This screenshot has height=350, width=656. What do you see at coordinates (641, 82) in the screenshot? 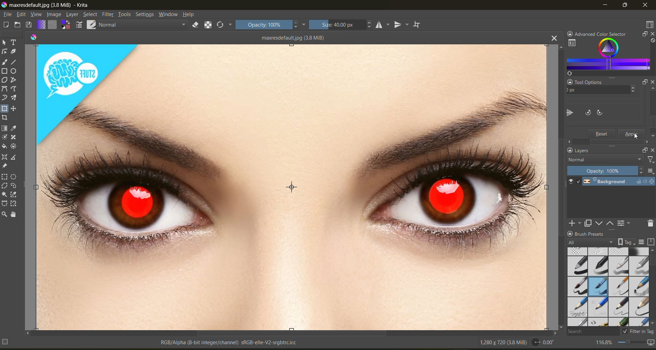
I see `Float docker` at bounding box center [641, 82].